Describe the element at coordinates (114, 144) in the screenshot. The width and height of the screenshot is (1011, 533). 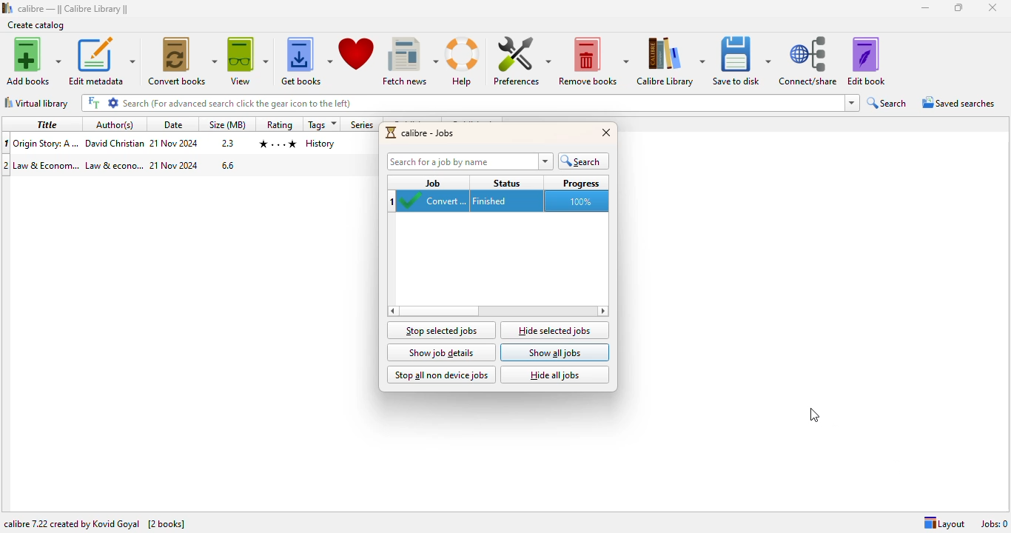
I see `author` at that location.